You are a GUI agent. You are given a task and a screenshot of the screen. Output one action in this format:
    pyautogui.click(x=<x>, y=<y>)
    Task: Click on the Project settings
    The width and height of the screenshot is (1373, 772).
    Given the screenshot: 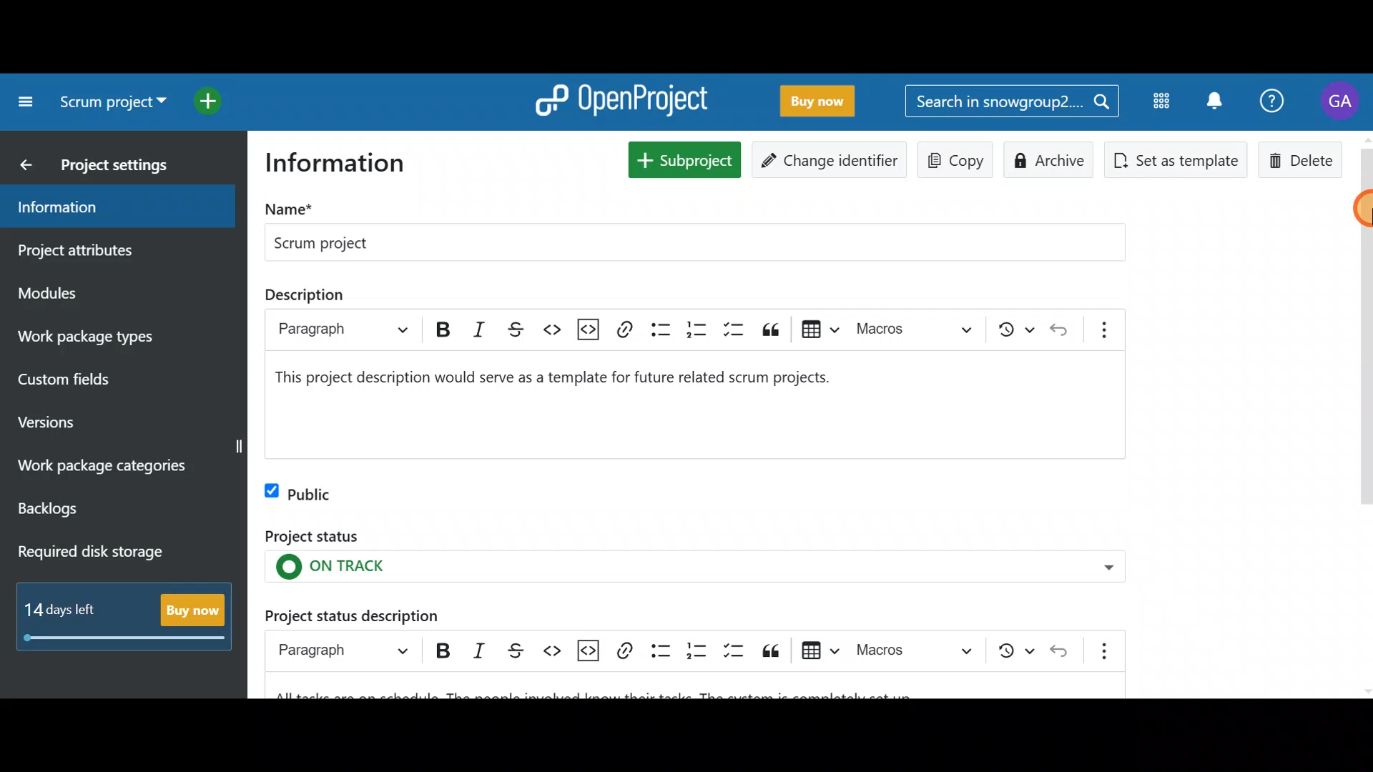 What is the action you would take?
    pyautogui.click(x=108, y=163)
    